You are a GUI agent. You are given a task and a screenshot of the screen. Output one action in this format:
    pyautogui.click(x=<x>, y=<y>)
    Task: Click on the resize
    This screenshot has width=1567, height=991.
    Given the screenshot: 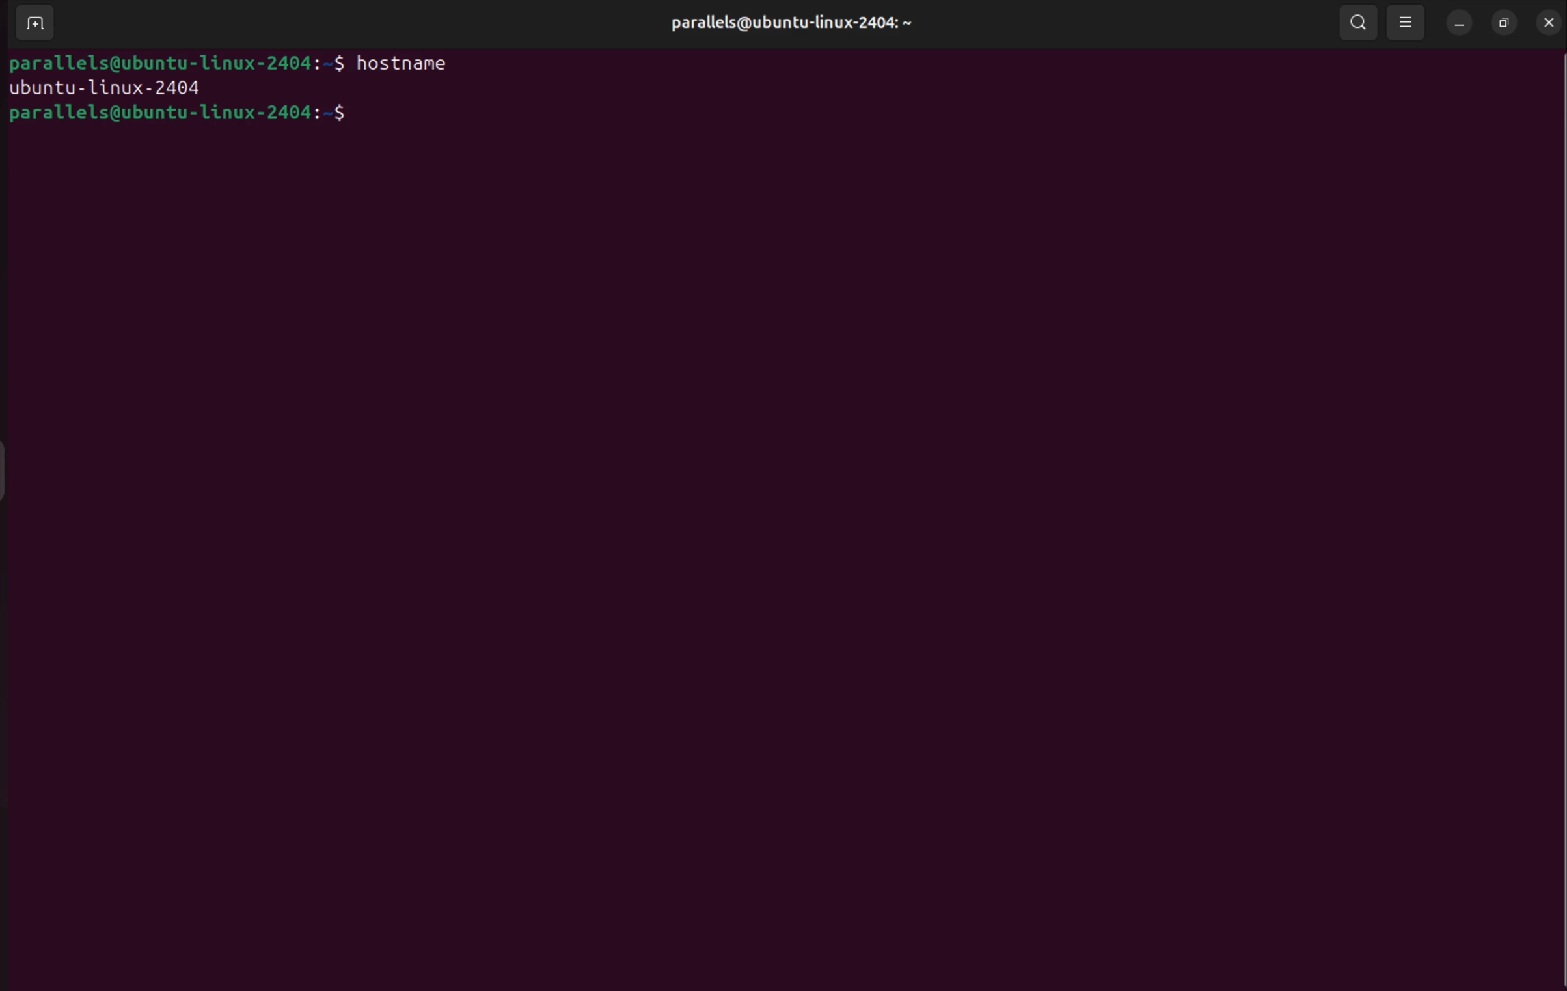 What is the action you would take?
    pyautogui.click(x=1503, y=22)
    